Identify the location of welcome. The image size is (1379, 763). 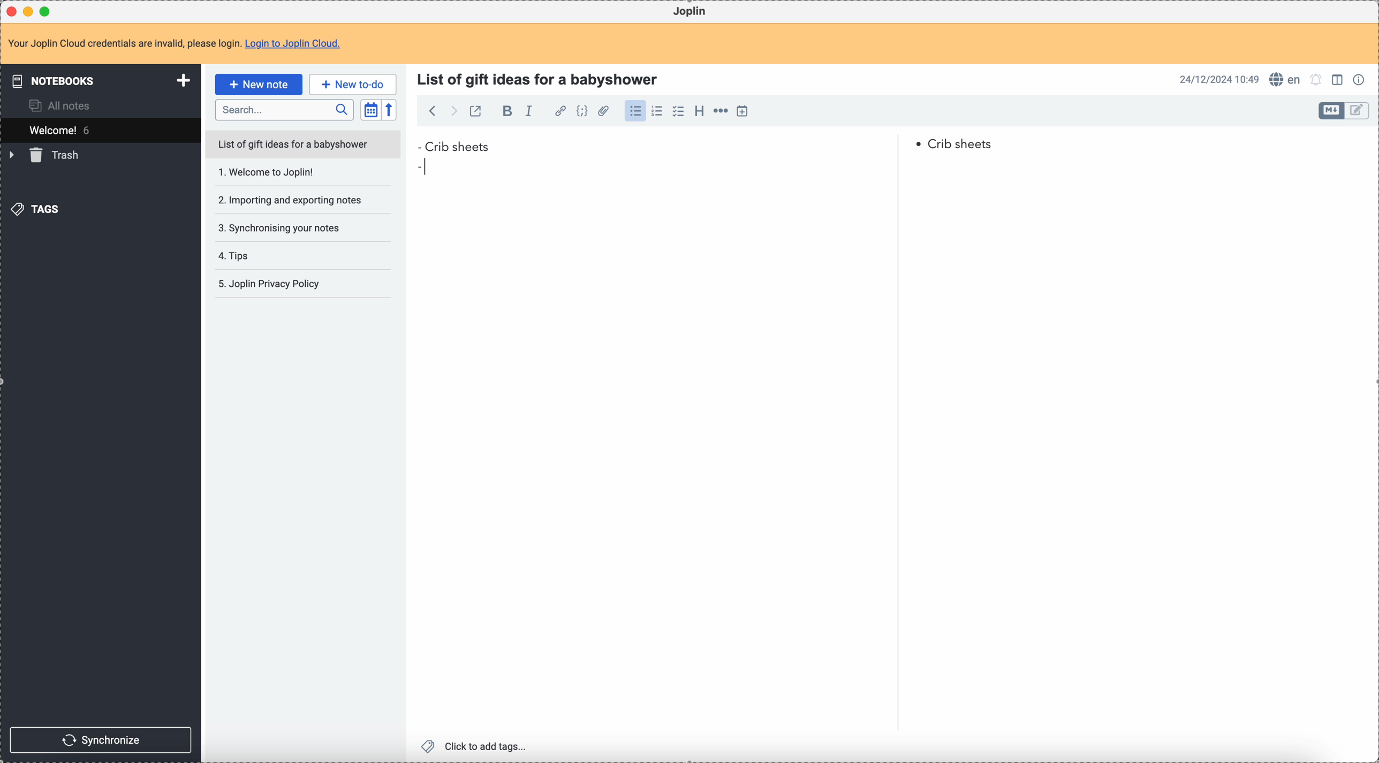
(100, 130).